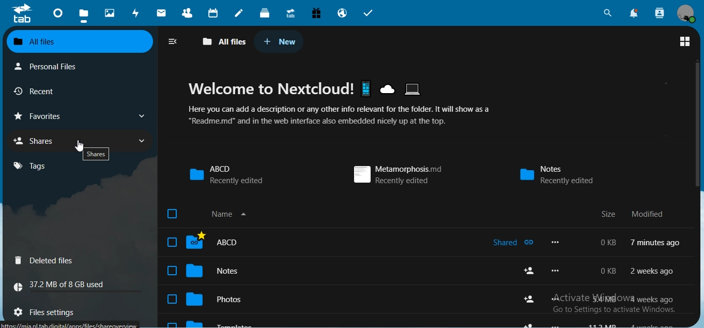 The image size is (704, 328). I want to click on ext, so click(635, 211).